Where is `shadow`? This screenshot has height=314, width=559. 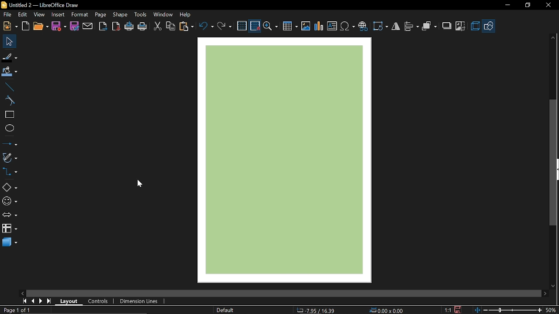
shadow is located at coordinates (446, 26).